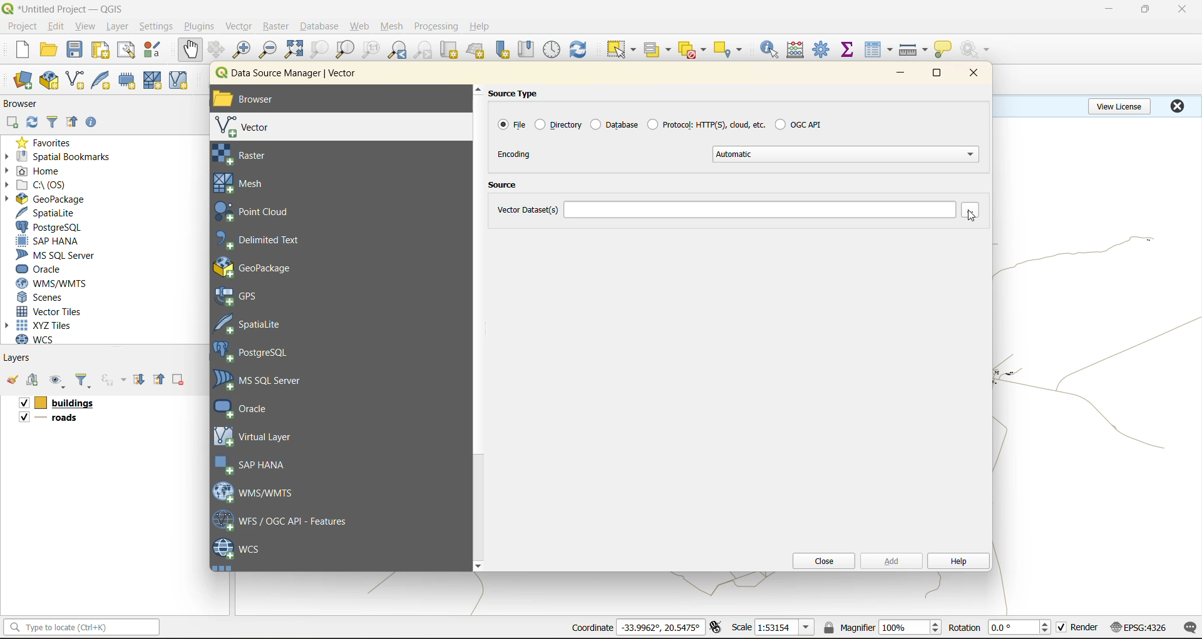  I want to click on zoom full, so click(294, 49).